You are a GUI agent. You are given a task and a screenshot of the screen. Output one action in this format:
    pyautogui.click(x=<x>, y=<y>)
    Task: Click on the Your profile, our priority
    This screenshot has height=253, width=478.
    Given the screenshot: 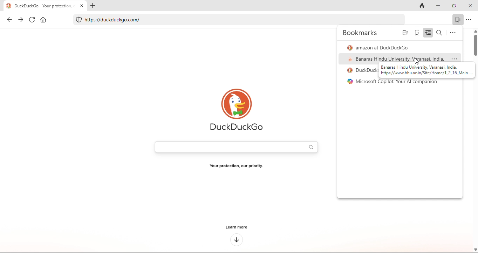 What is the action you would take?
    pyautogui.click(x=237, y=167)
    